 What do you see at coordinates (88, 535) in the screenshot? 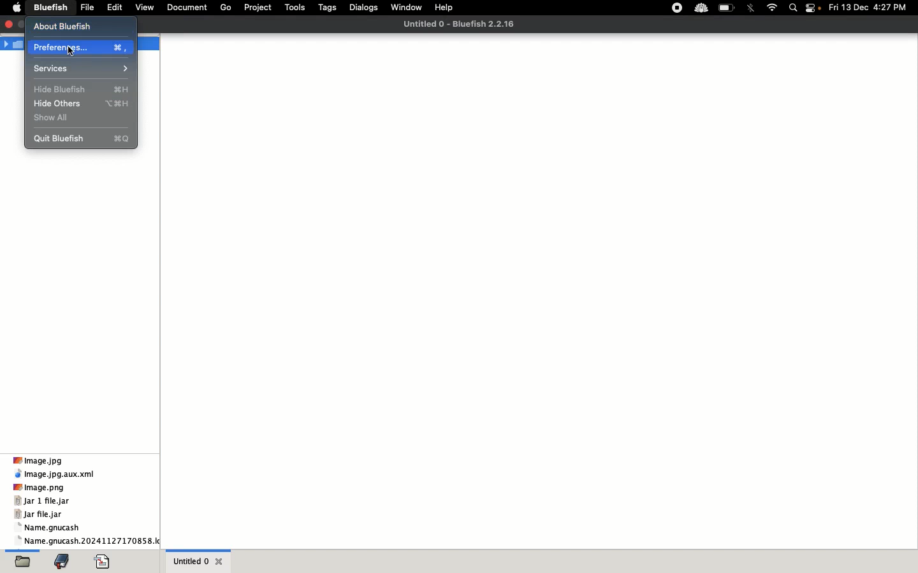
I see `Files` at bounding box center [88, 535].